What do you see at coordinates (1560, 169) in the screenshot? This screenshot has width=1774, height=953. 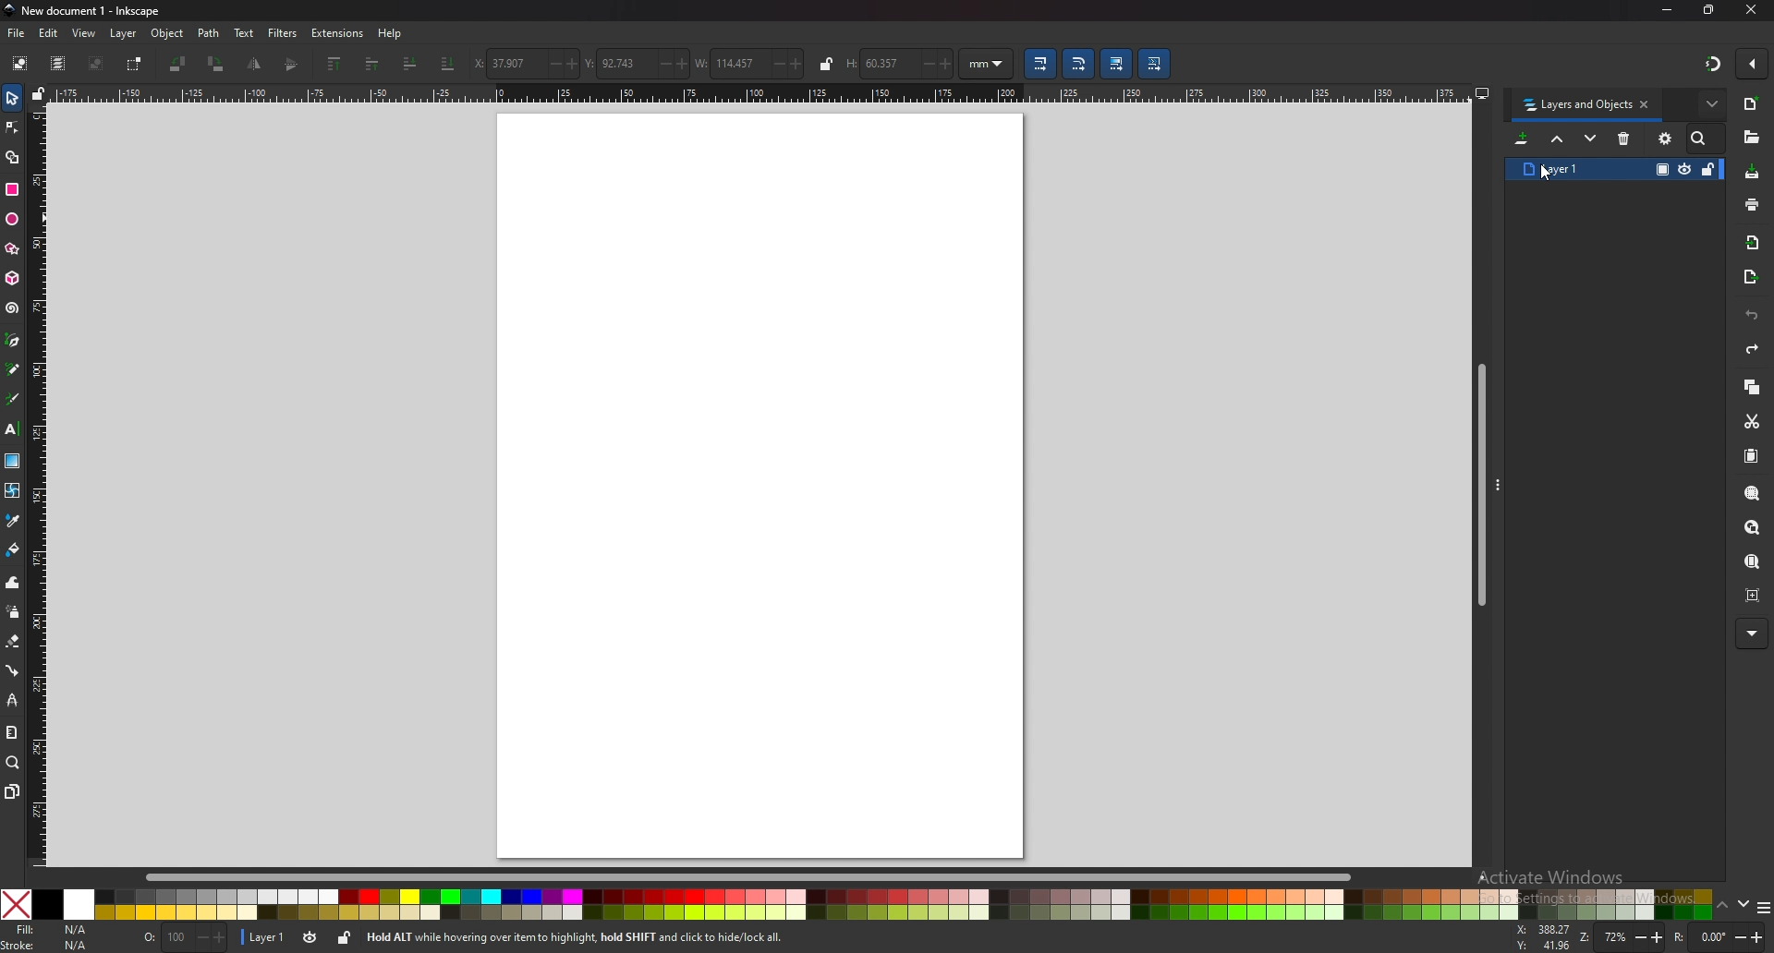 I see `layer 1` at bounding box center [1560, 169].